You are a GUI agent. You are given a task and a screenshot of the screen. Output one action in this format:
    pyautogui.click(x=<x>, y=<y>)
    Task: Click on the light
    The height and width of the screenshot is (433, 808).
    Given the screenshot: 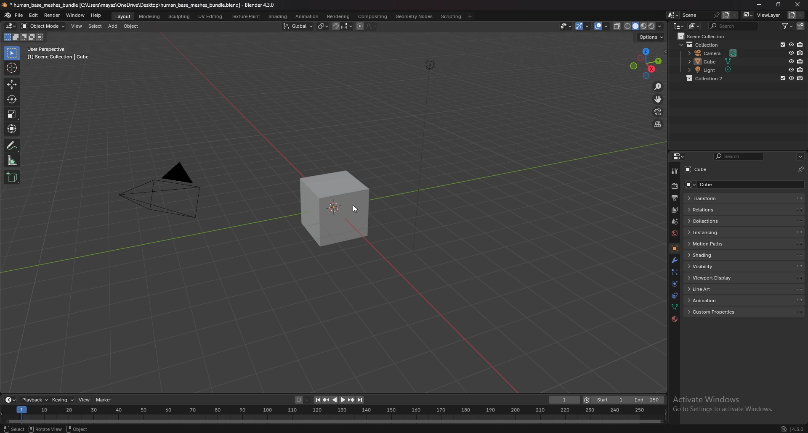 What is the action you would take?
    pyautogui.click(x=717, y=69)
    